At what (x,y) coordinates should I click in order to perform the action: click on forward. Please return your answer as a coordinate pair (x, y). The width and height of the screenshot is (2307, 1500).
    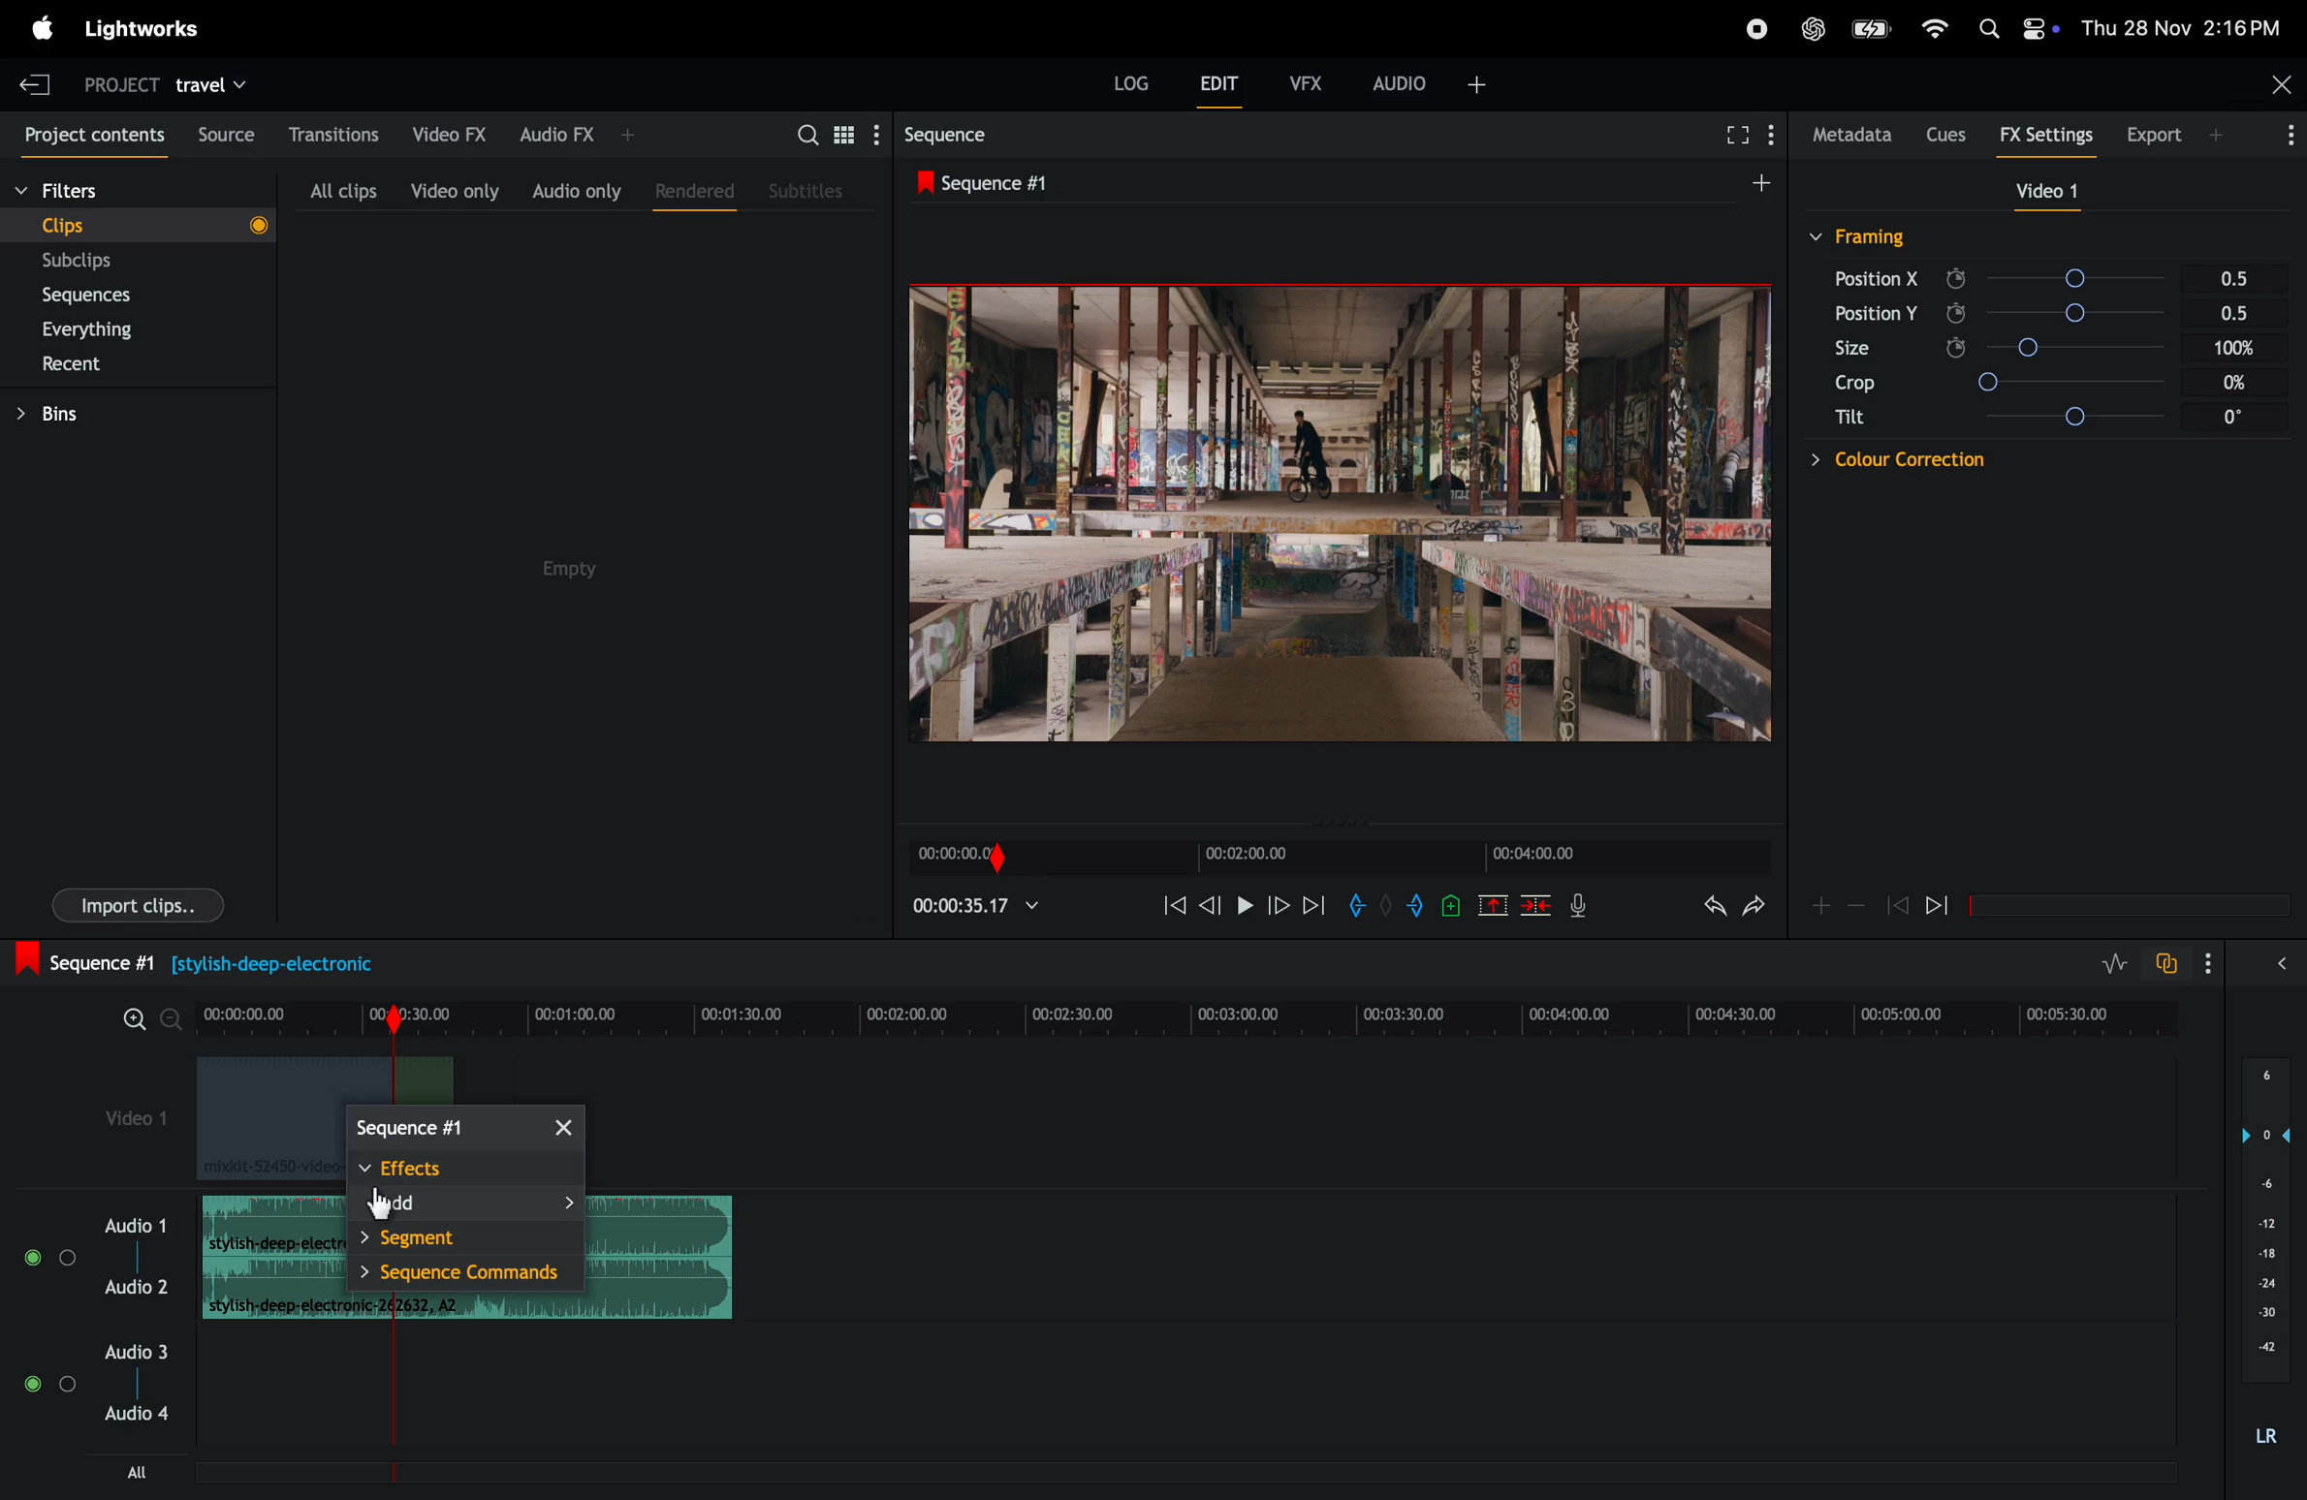
    Looking at the image, I should click on (1312, 905).